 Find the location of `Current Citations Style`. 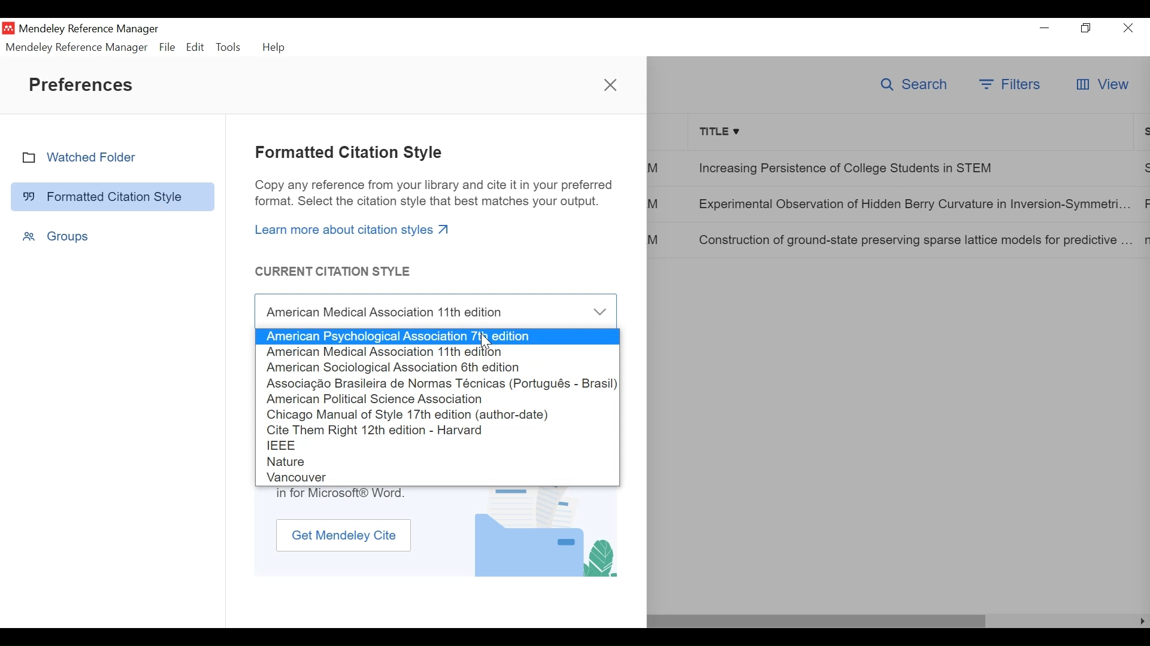

Current Citations Style is located at coordinates (336, 271).